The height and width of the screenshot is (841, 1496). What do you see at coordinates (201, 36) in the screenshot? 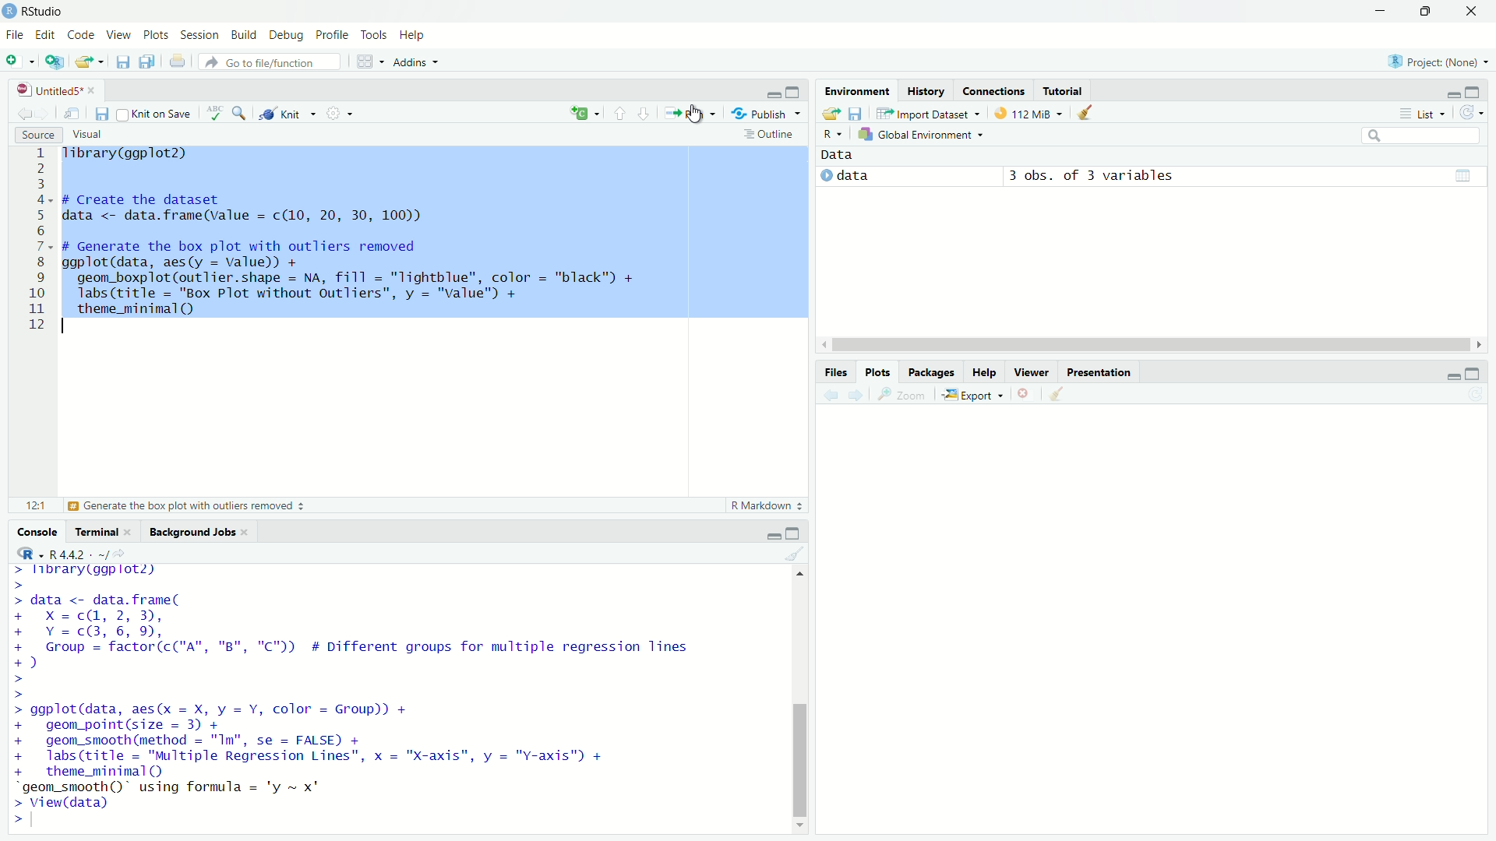
I see `Session` at bounding box center [201, 36].